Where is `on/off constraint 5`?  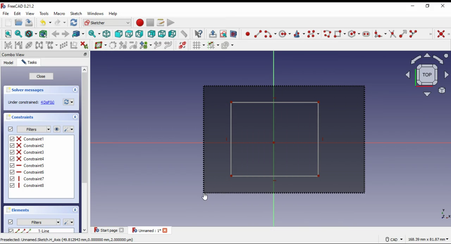 on/off constraint 5 is located at coordinates (32, 165).